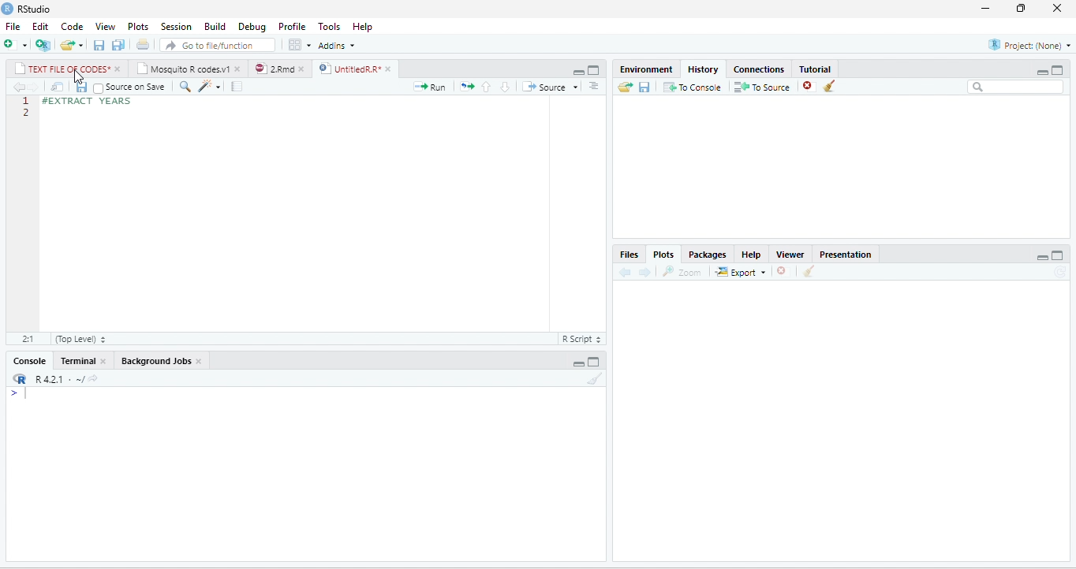 The width and height of the screenshot is (1076, 569). I want to click on Packages, so click(708, 255).